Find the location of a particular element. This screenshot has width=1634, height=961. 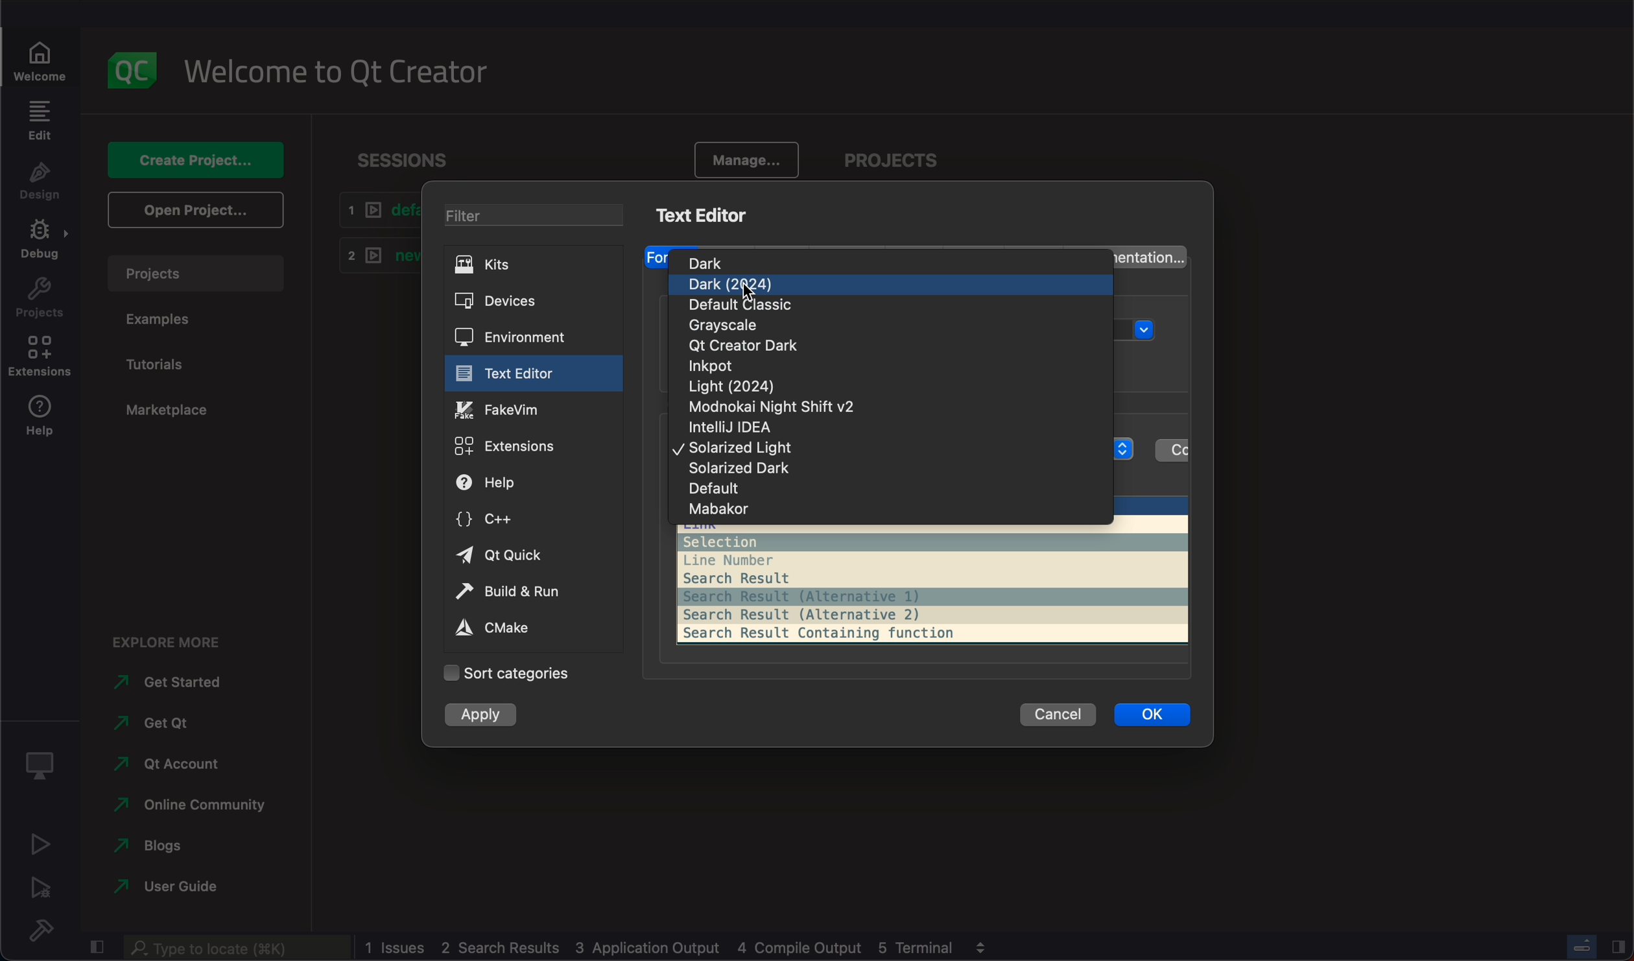

started is located at coordinates (161, 684).